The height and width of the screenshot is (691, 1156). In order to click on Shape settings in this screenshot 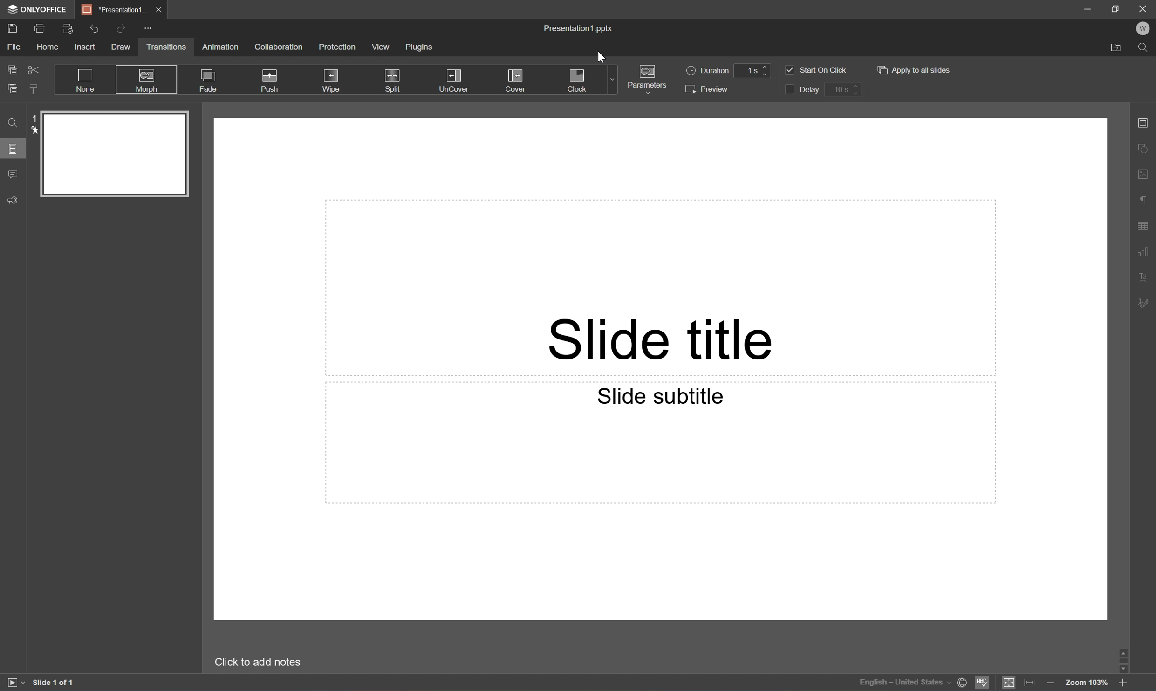, I will do `click(1142, 148)`.